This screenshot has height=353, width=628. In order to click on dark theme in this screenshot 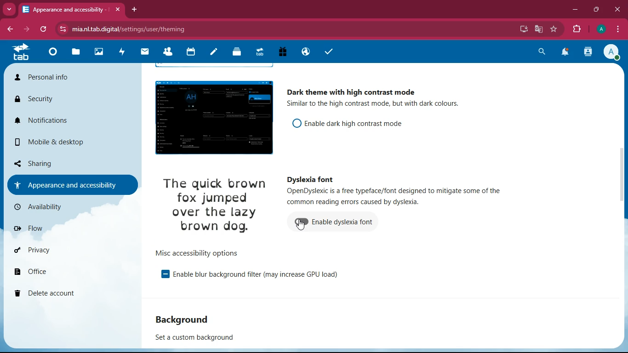, I will do `click(360, 91)`.